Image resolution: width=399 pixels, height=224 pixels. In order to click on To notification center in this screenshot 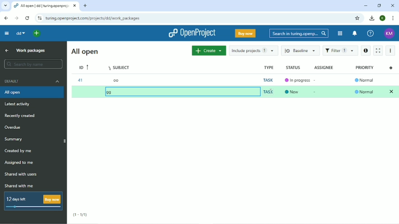, I will do `click(355, 34)`.